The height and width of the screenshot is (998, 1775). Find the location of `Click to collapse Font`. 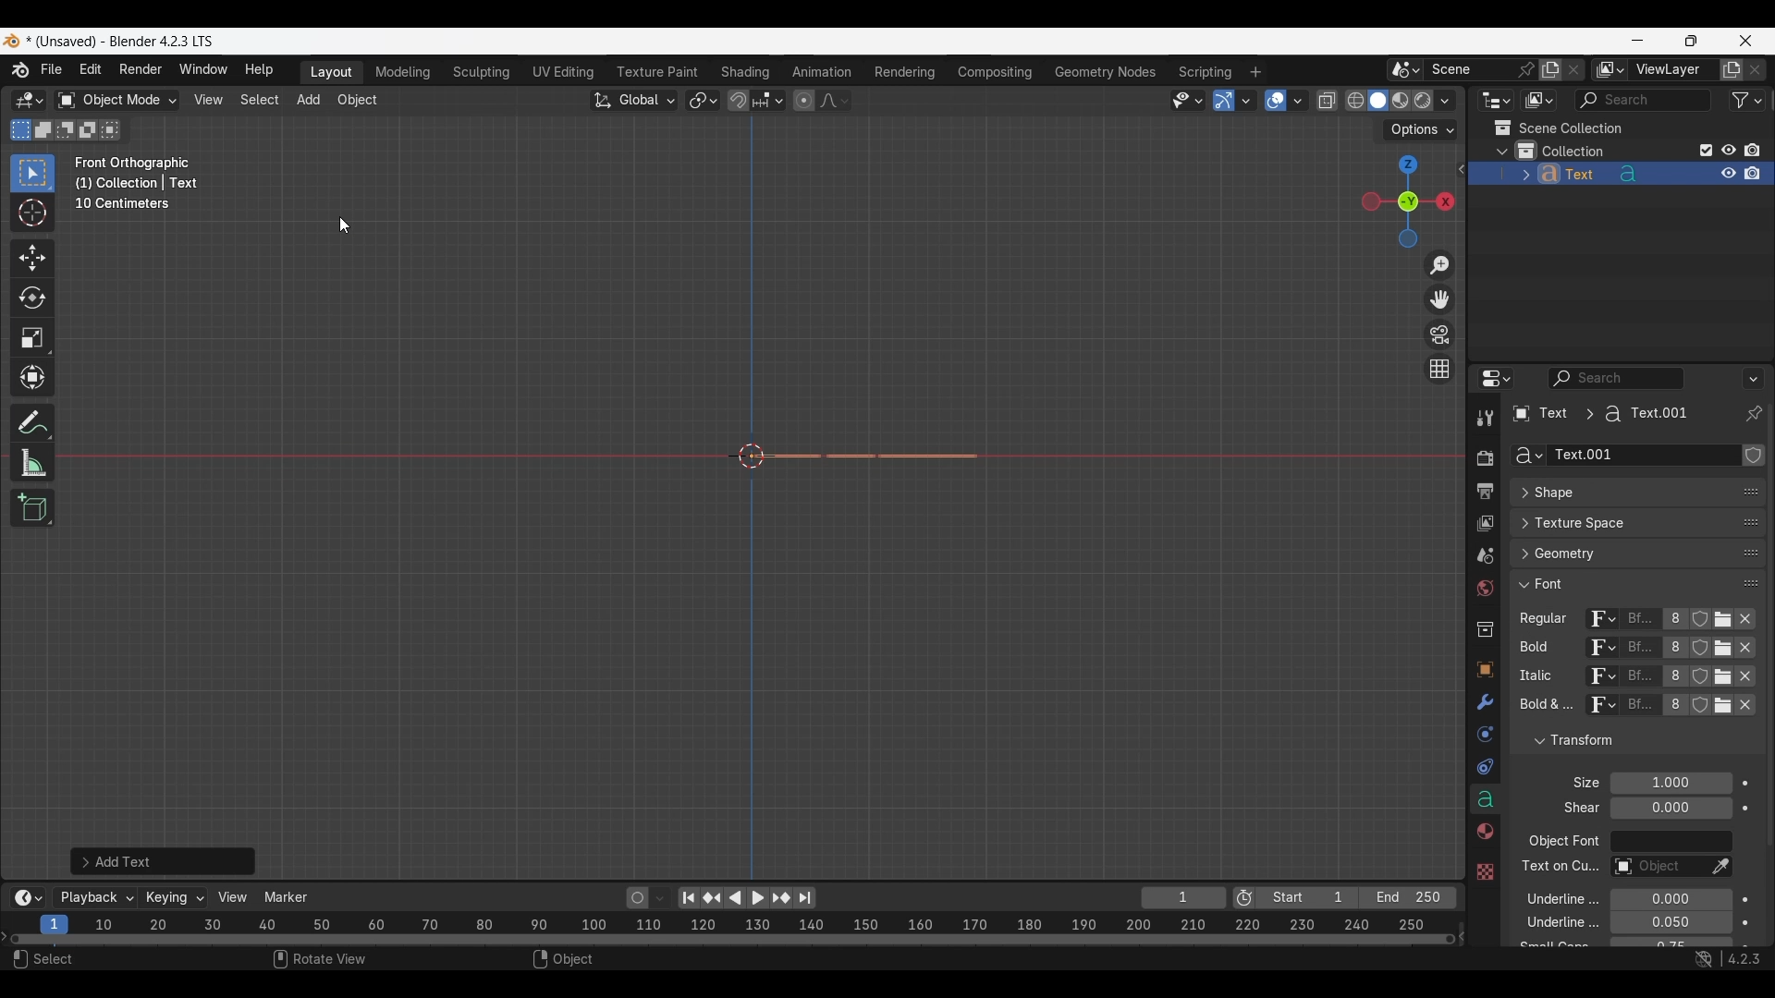

Click to collapse Font is located at coordinates (1619, 583).